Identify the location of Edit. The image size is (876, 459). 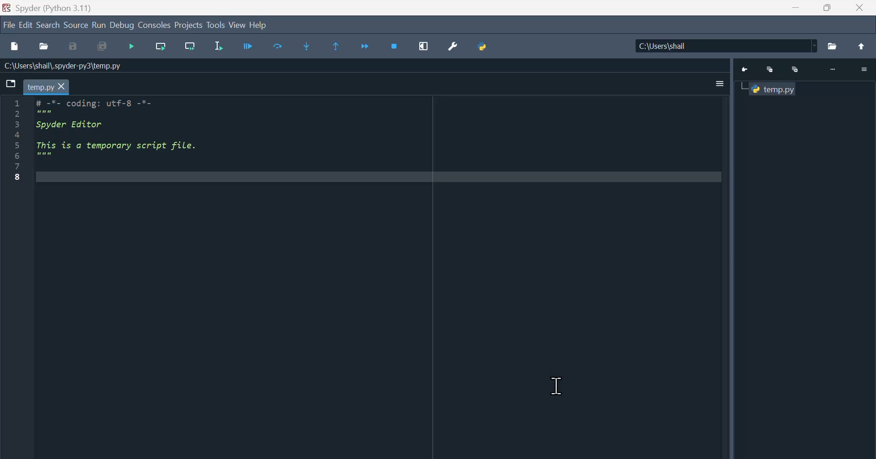
(26, 24).